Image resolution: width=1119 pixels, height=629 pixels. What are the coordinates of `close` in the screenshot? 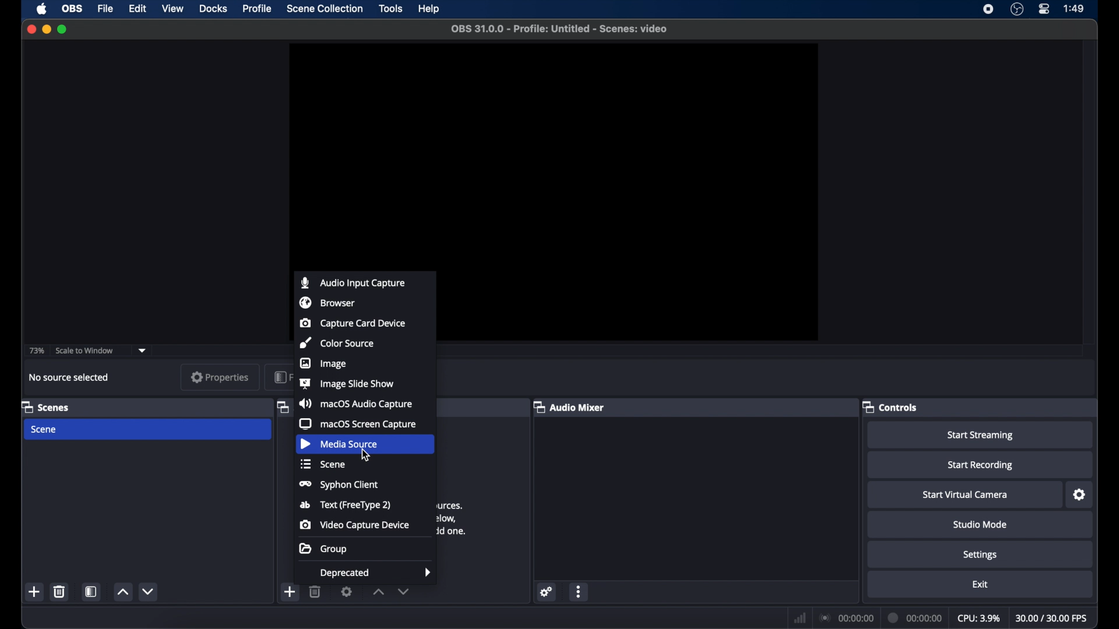 It's located at (31, 29).